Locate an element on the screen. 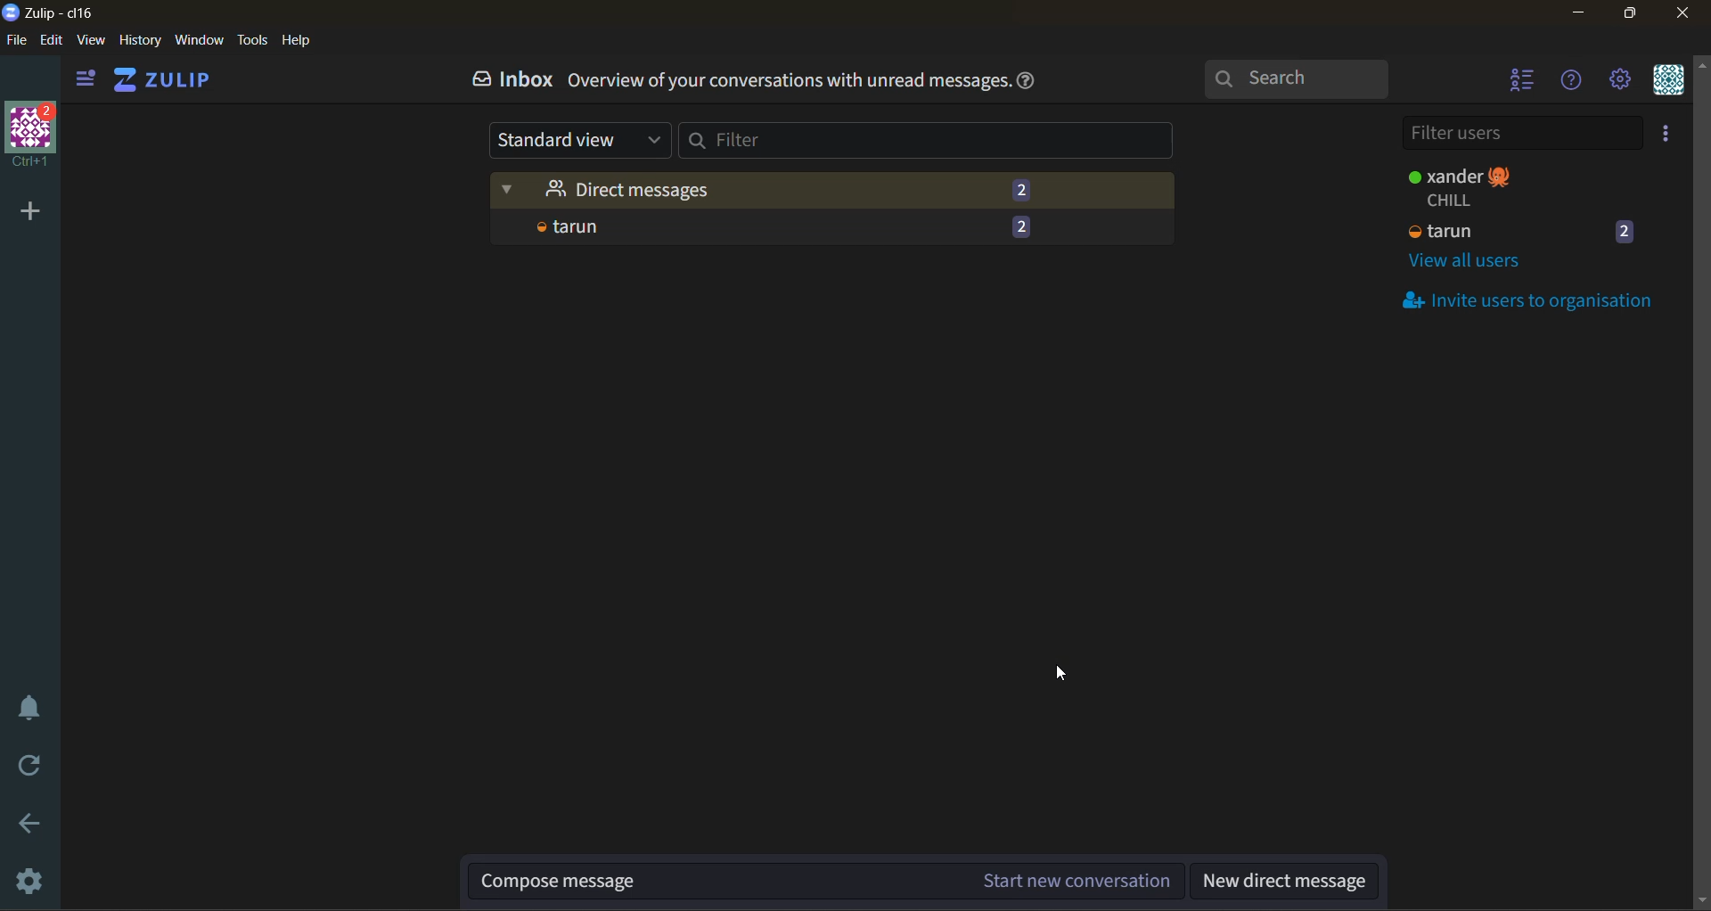 This screenshot has width=1711, height=911. maximize is located at coordinates (1630, 16).